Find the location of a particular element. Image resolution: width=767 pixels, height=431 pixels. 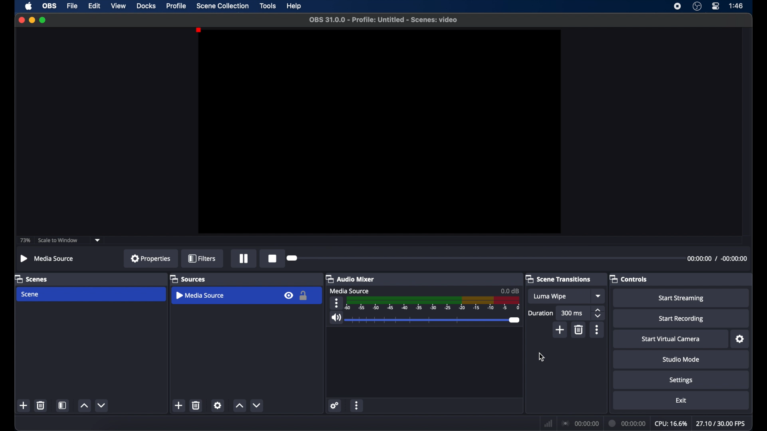

audio mixer is located at coordinates (350, 279).